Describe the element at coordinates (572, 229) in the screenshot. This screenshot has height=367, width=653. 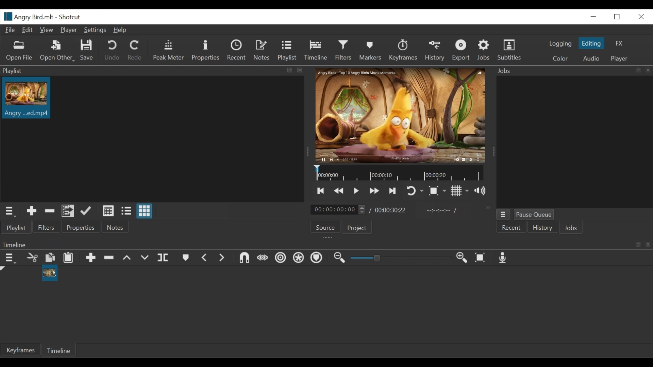
I see `Jobs` at that location.